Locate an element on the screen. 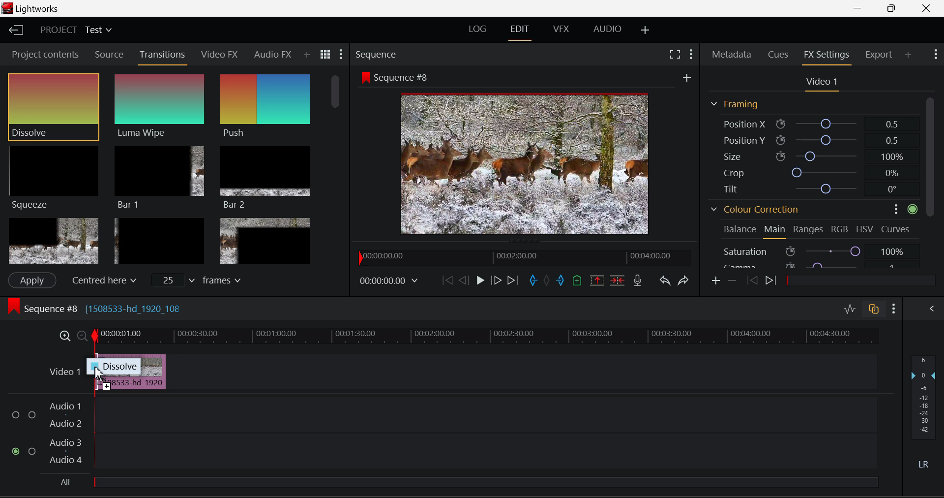 The height and width of the screenshot is (498, 944). Video Layer is located at coordinates (65, 372).